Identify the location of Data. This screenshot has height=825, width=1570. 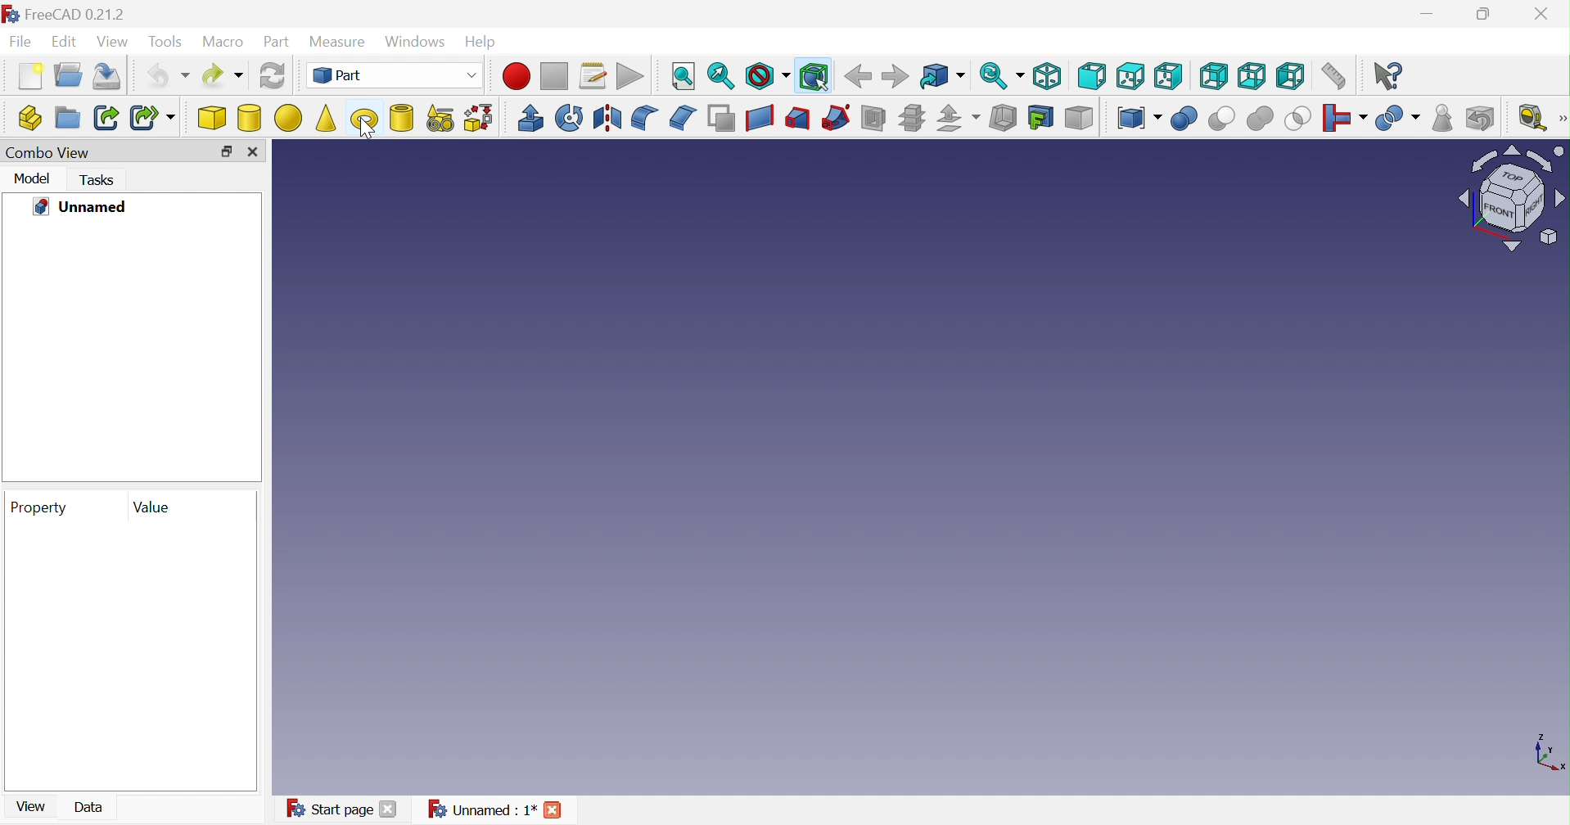
(89, 807).